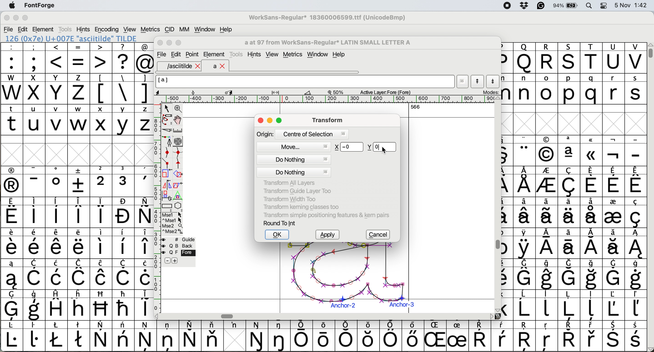  Describe the element at coordinates (390, 336) in the screenshot. I see `symbol` at that location.